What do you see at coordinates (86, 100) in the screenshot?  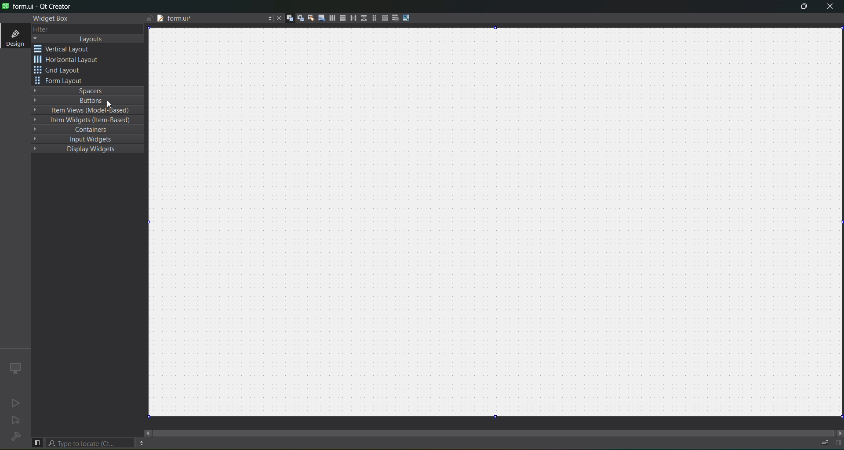 I see `button` at bounding box center [86, 100].